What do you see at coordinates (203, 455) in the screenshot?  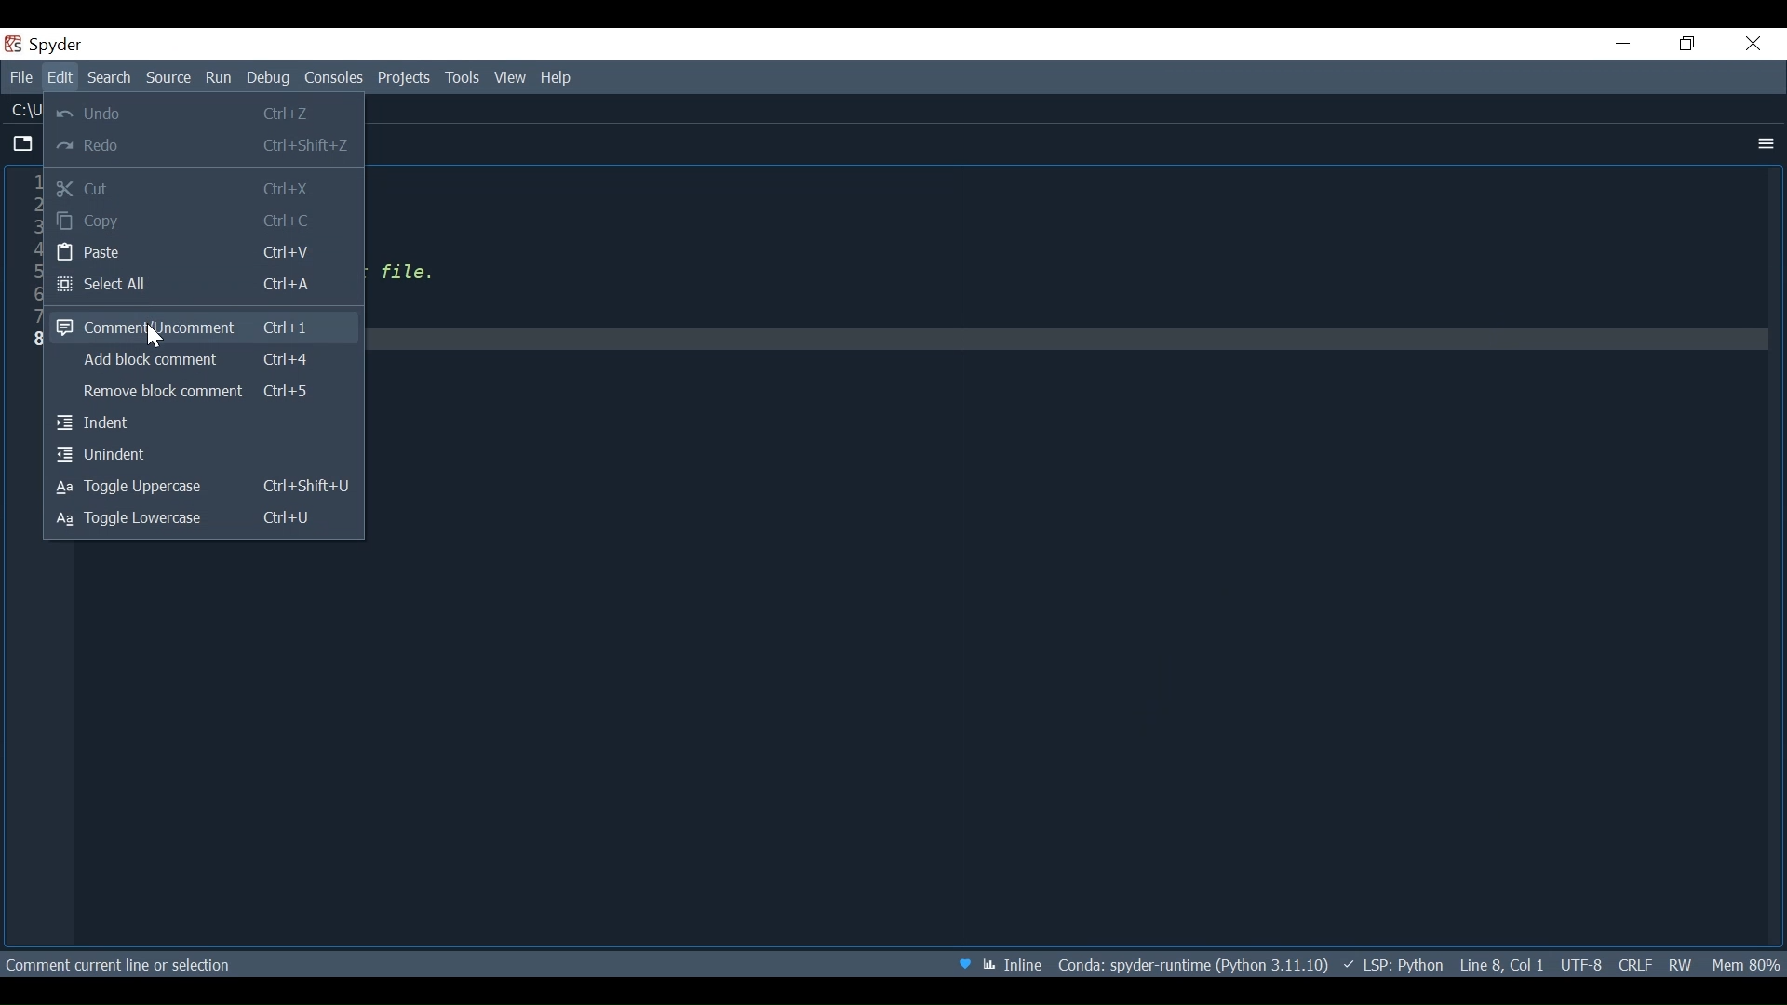 I see `Unindent` at bounding box center [203, 455].